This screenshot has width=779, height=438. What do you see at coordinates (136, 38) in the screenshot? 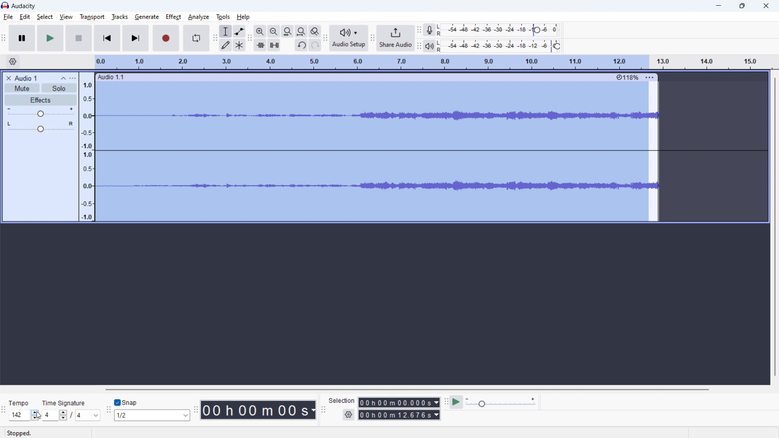
I see `skip to last` at bounding box center [136, 38].